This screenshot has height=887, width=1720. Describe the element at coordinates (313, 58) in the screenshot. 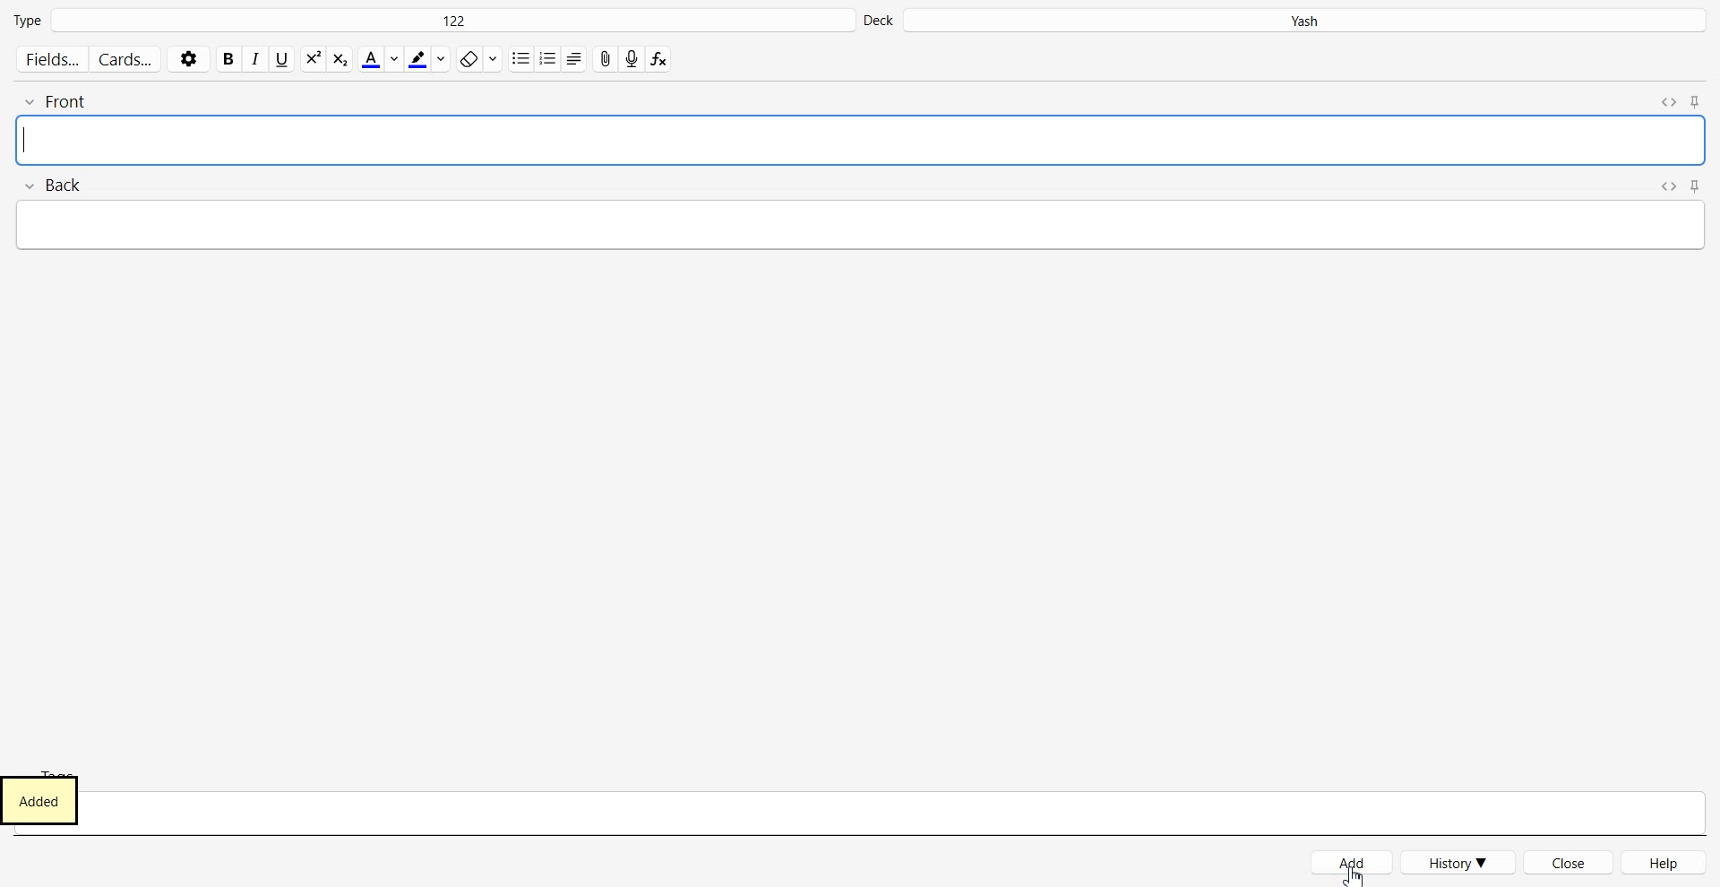

I see `Subscript` at that location.